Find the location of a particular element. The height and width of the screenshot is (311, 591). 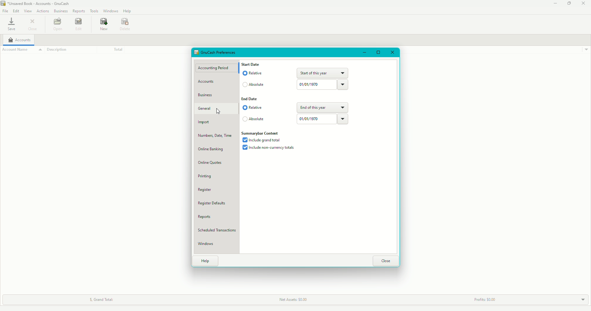

Help is located at coordinates (206, 261).